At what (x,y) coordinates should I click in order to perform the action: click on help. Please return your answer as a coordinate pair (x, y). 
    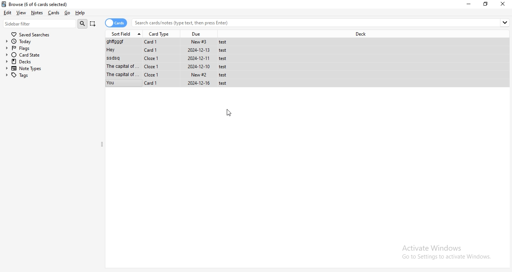
    Looking at the image, I should click on (82, 13).